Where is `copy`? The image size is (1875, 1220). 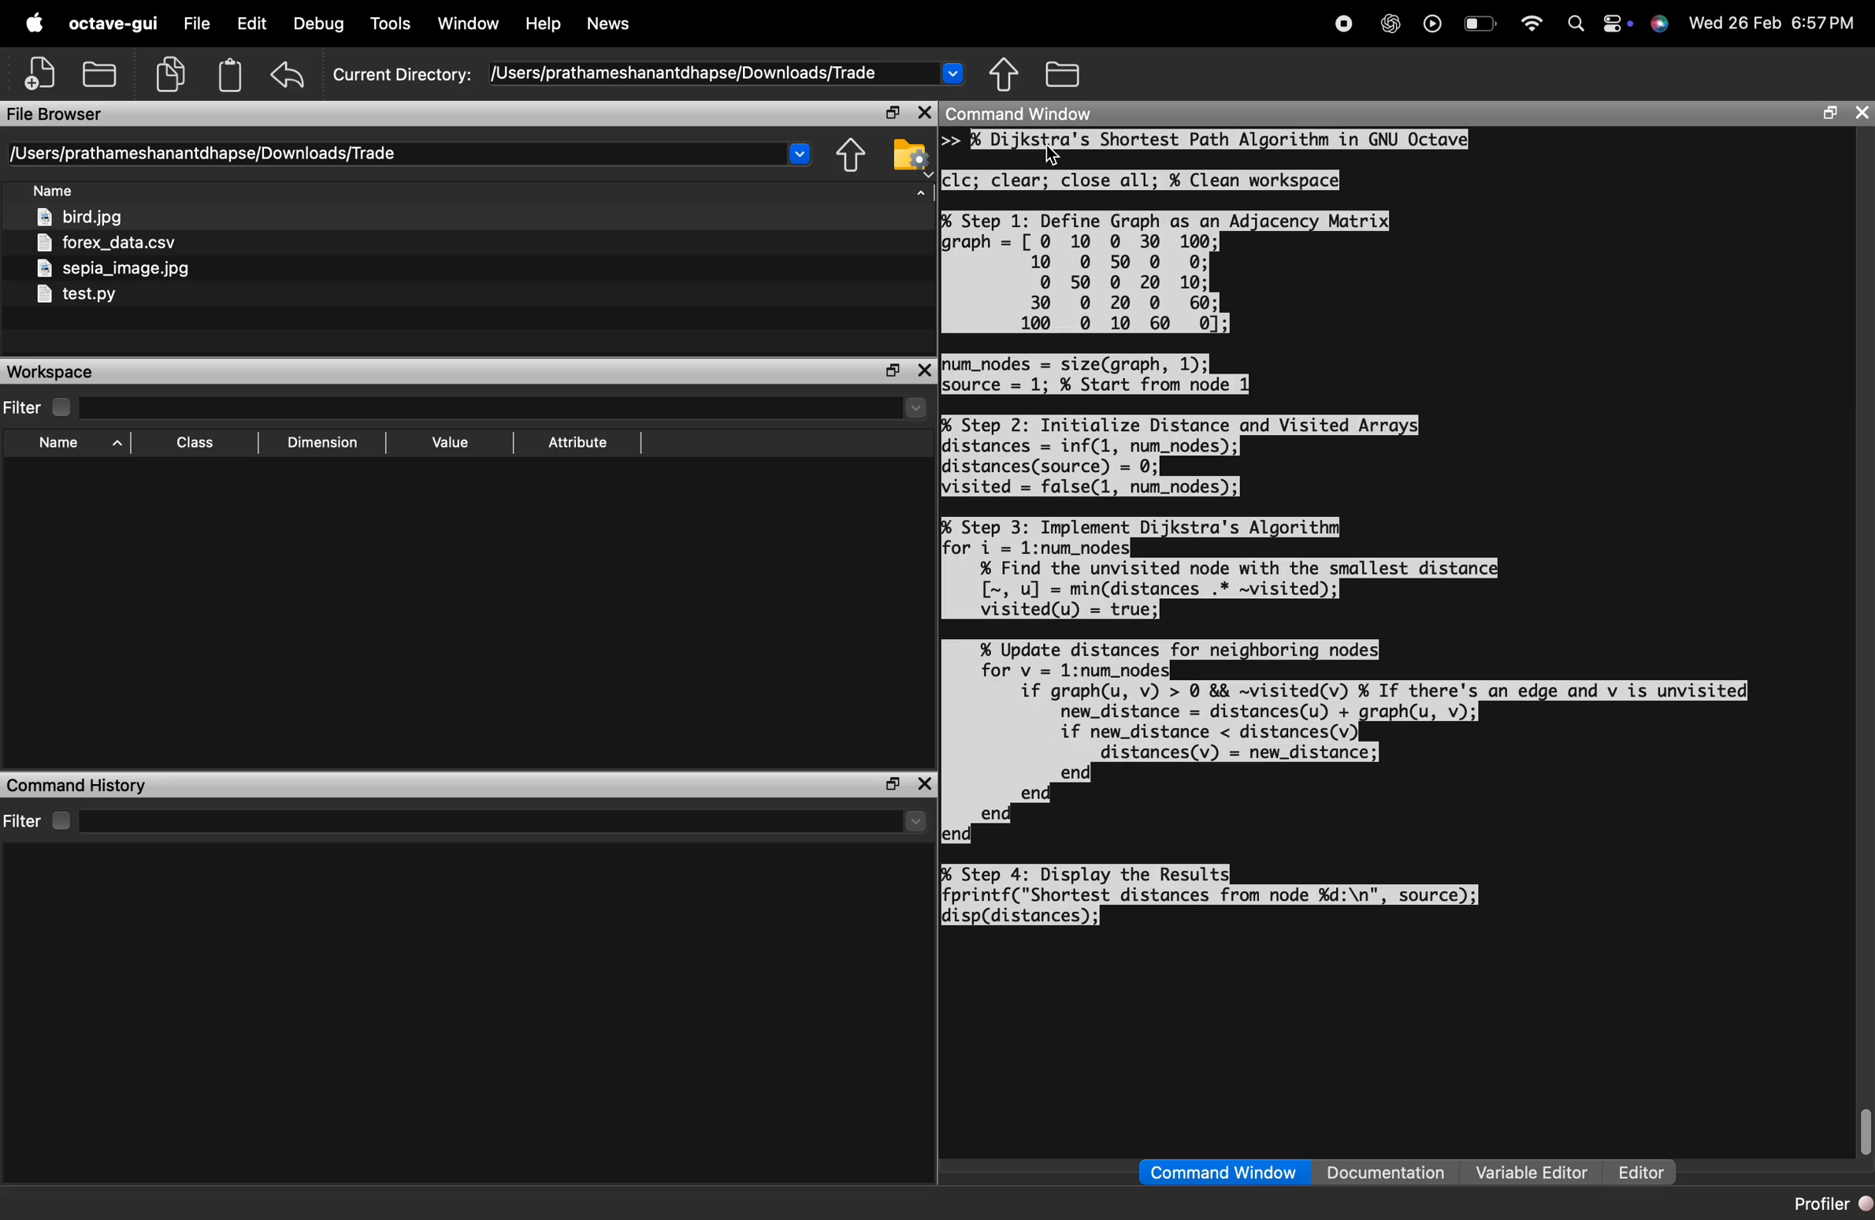
copy is located at coordinates (169, 73).